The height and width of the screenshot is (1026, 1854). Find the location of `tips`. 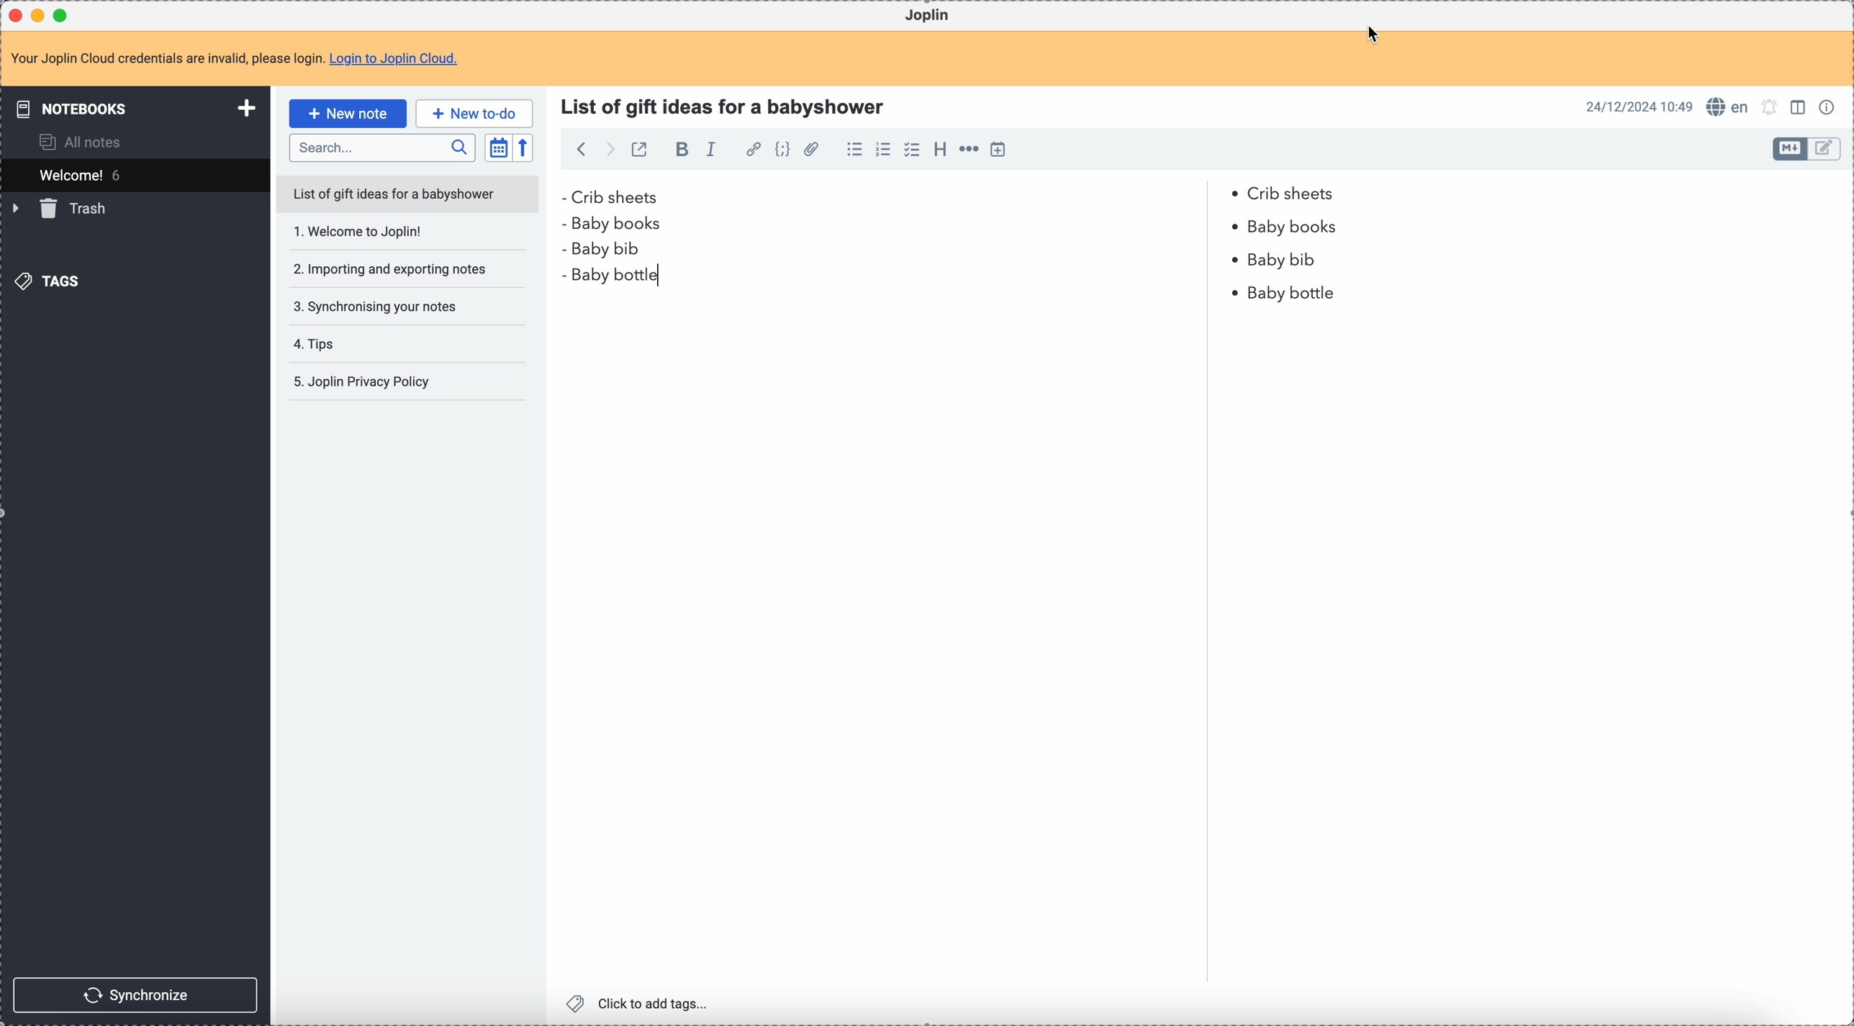

tips is located at coordinates (358, 344).